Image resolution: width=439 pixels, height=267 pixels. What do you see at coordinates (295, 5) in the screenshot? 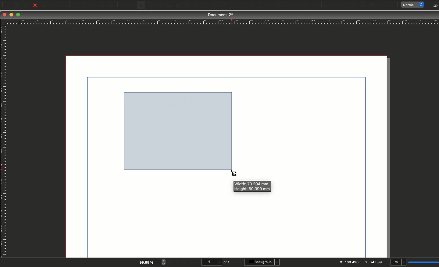
I see `Measurements` at bounding box center [295, 5].